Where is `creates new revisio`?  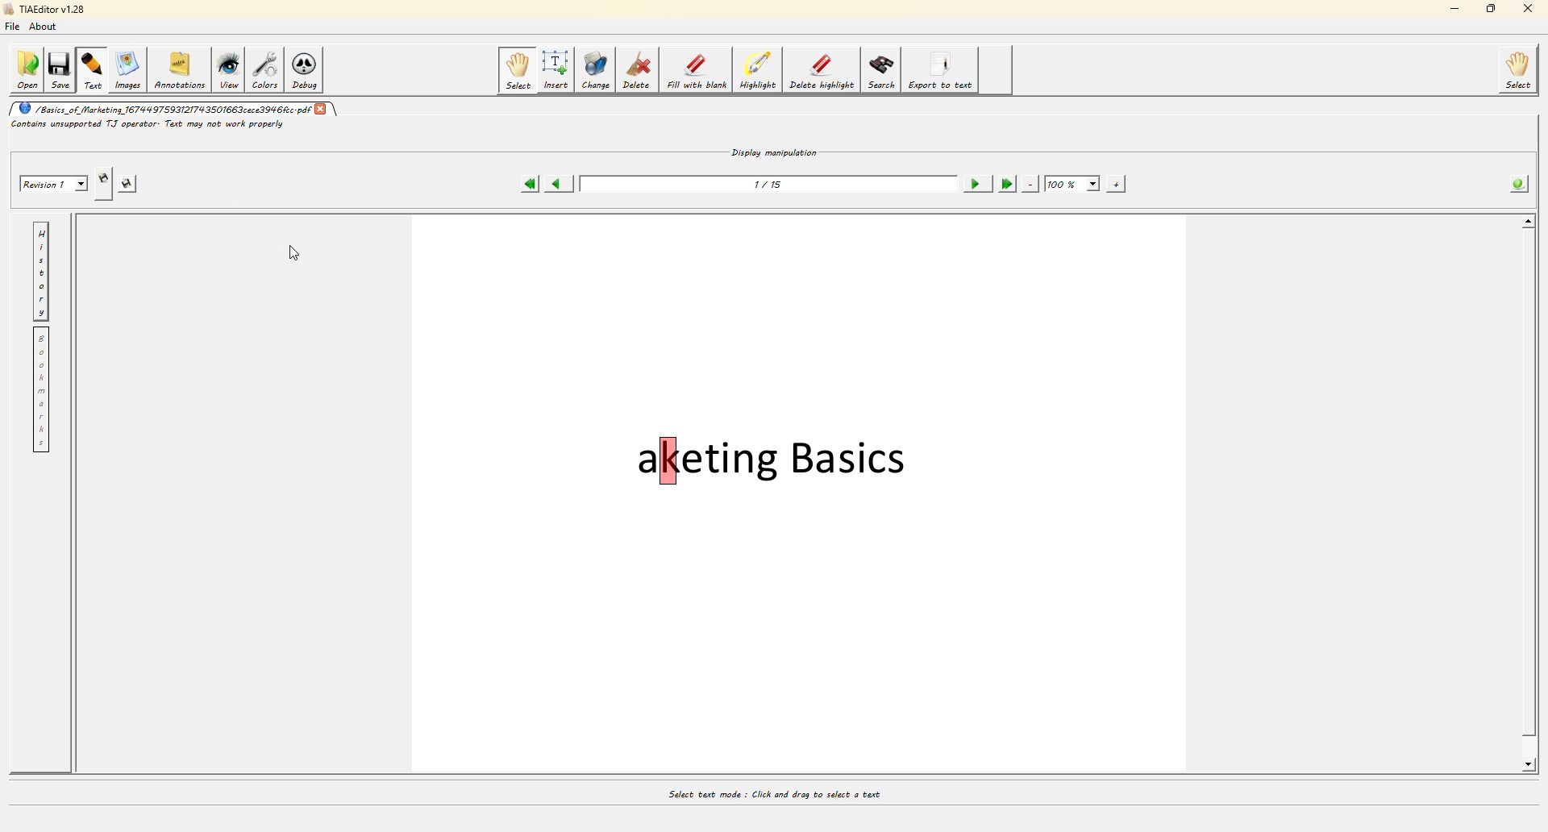
creates new revisio is located at coordinates (104, 173).